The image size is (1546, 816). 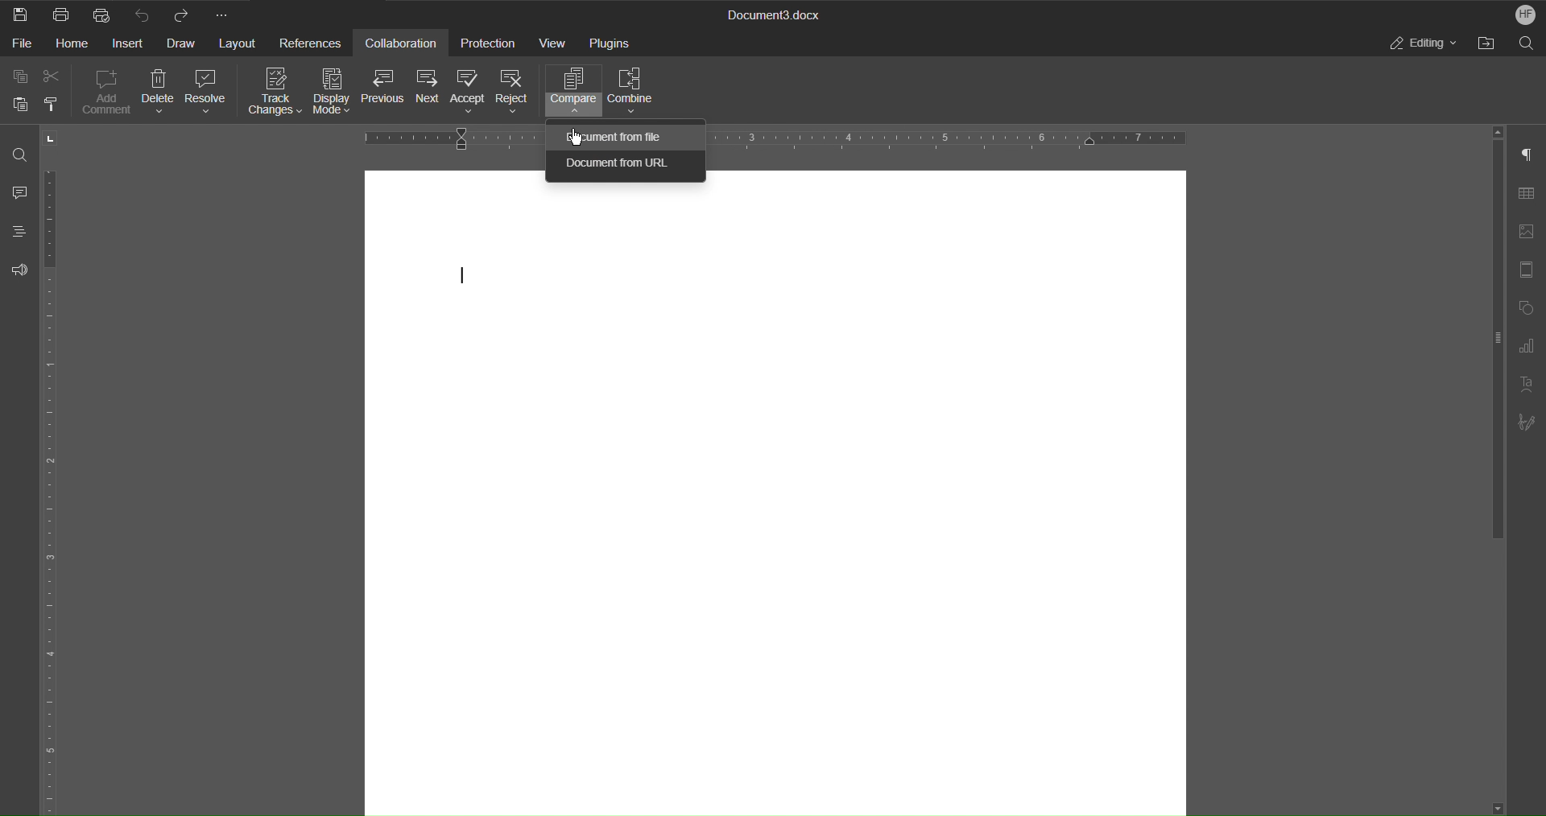 I want to click on Shape Settings, so click(x=1528, y=307).